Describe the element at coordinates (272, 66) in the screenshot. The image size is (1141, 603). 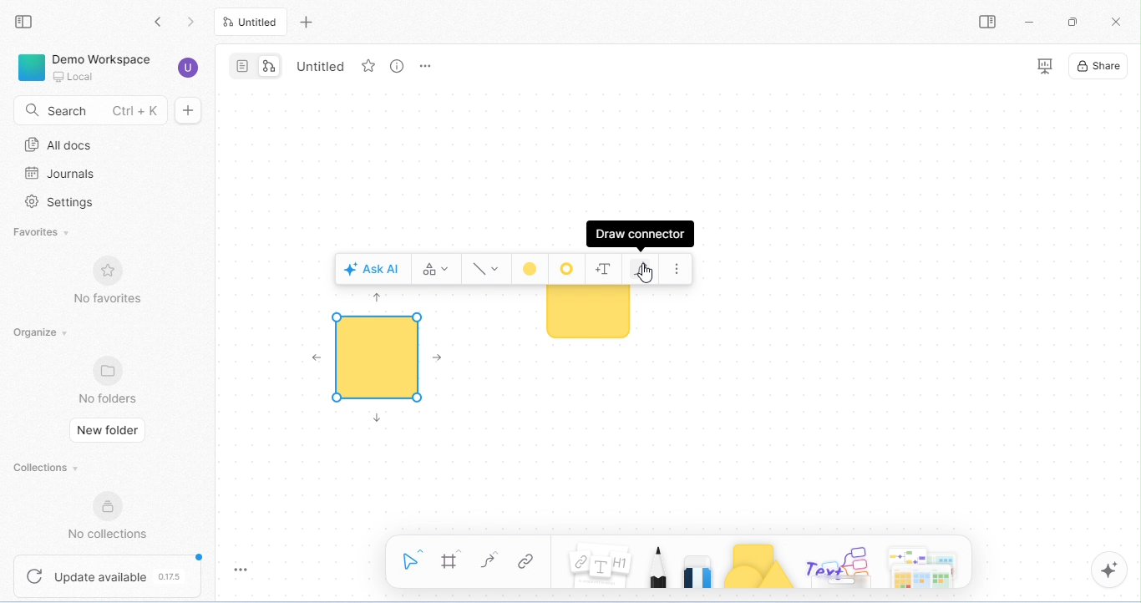
I see `edgeless mode` at that location.